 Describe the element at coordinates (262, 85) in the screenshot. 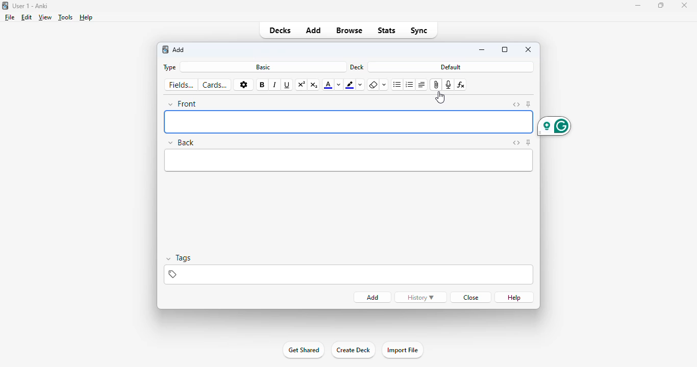

I see `bold` at that location.